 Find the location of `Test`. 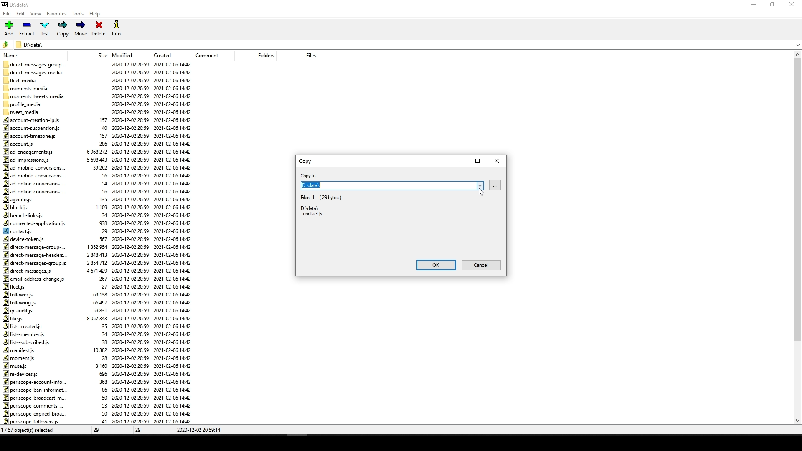

Test is located at coordinates (46, 28).